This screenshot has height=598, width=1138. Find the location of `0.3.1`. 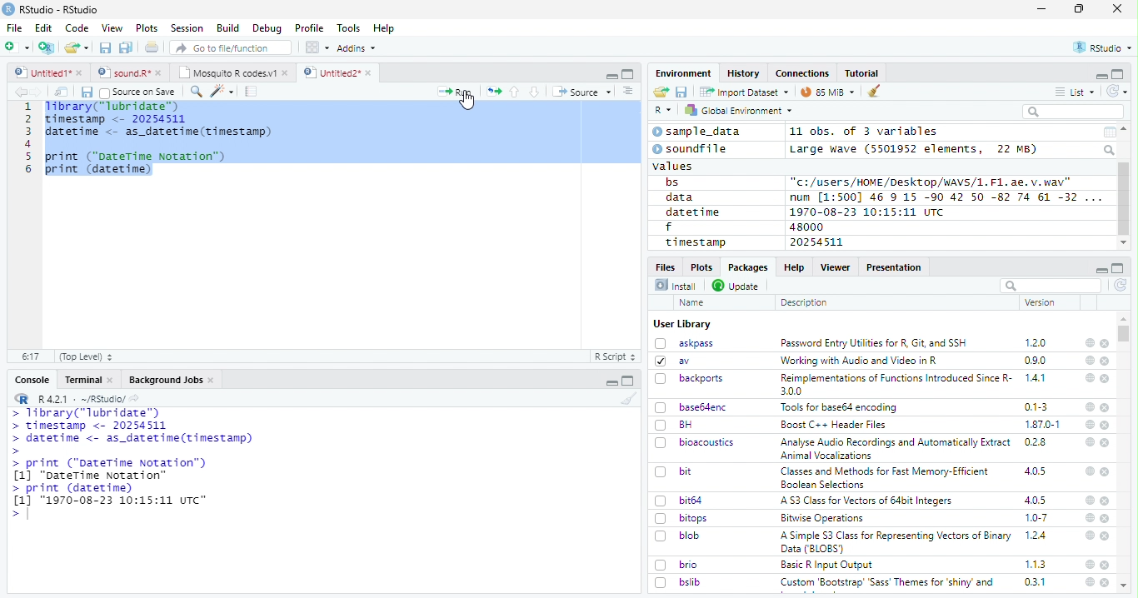

0.3.1 is located at coordinates (1035, 581).